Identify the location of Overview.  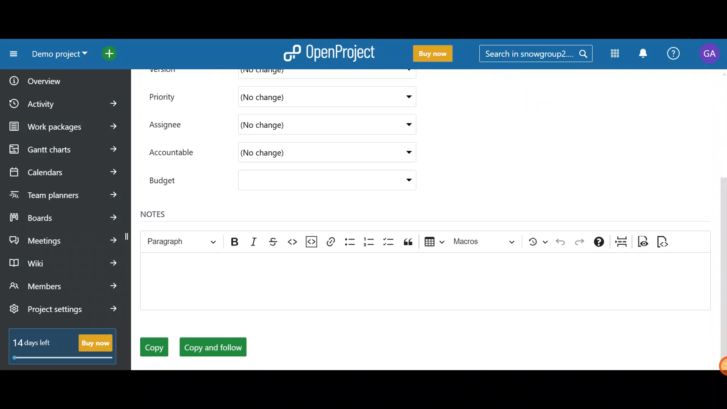
(57, 78).